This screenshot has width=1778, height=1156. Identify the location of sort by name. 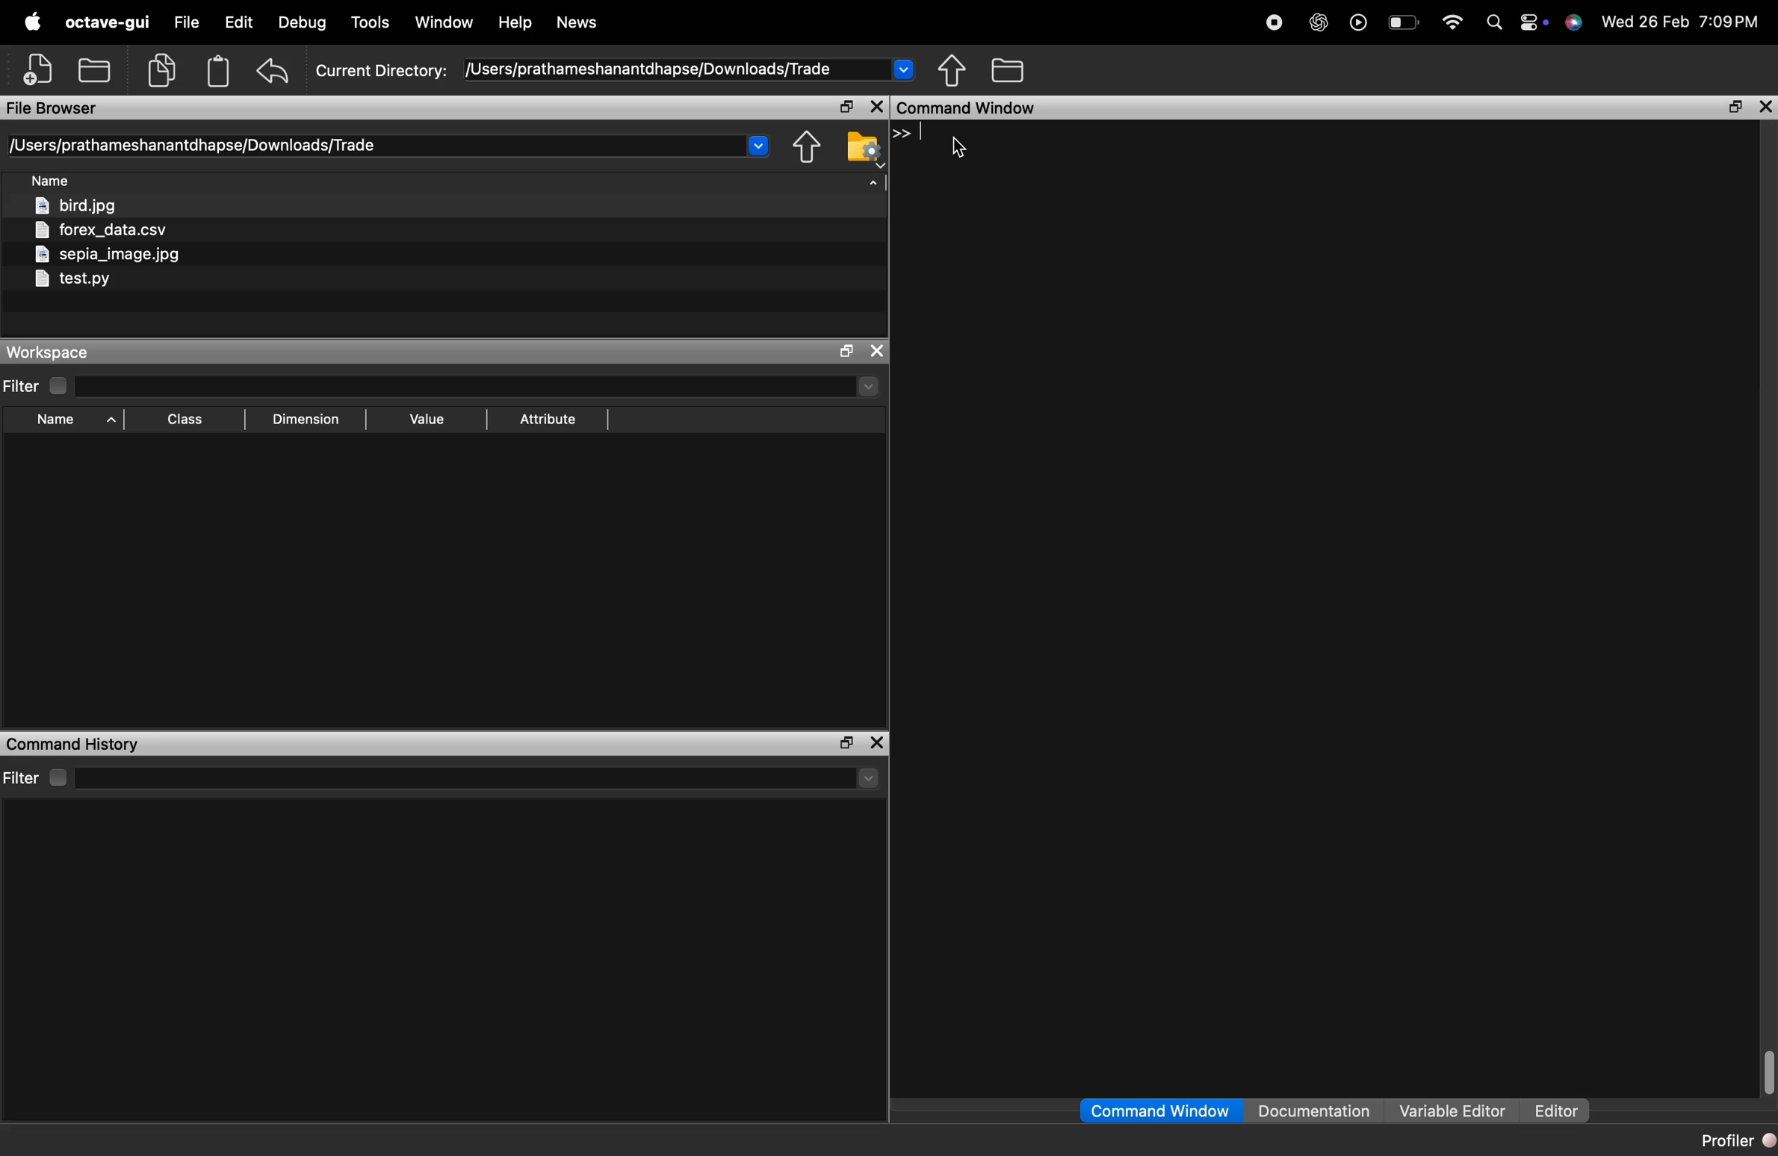
(72, 420).